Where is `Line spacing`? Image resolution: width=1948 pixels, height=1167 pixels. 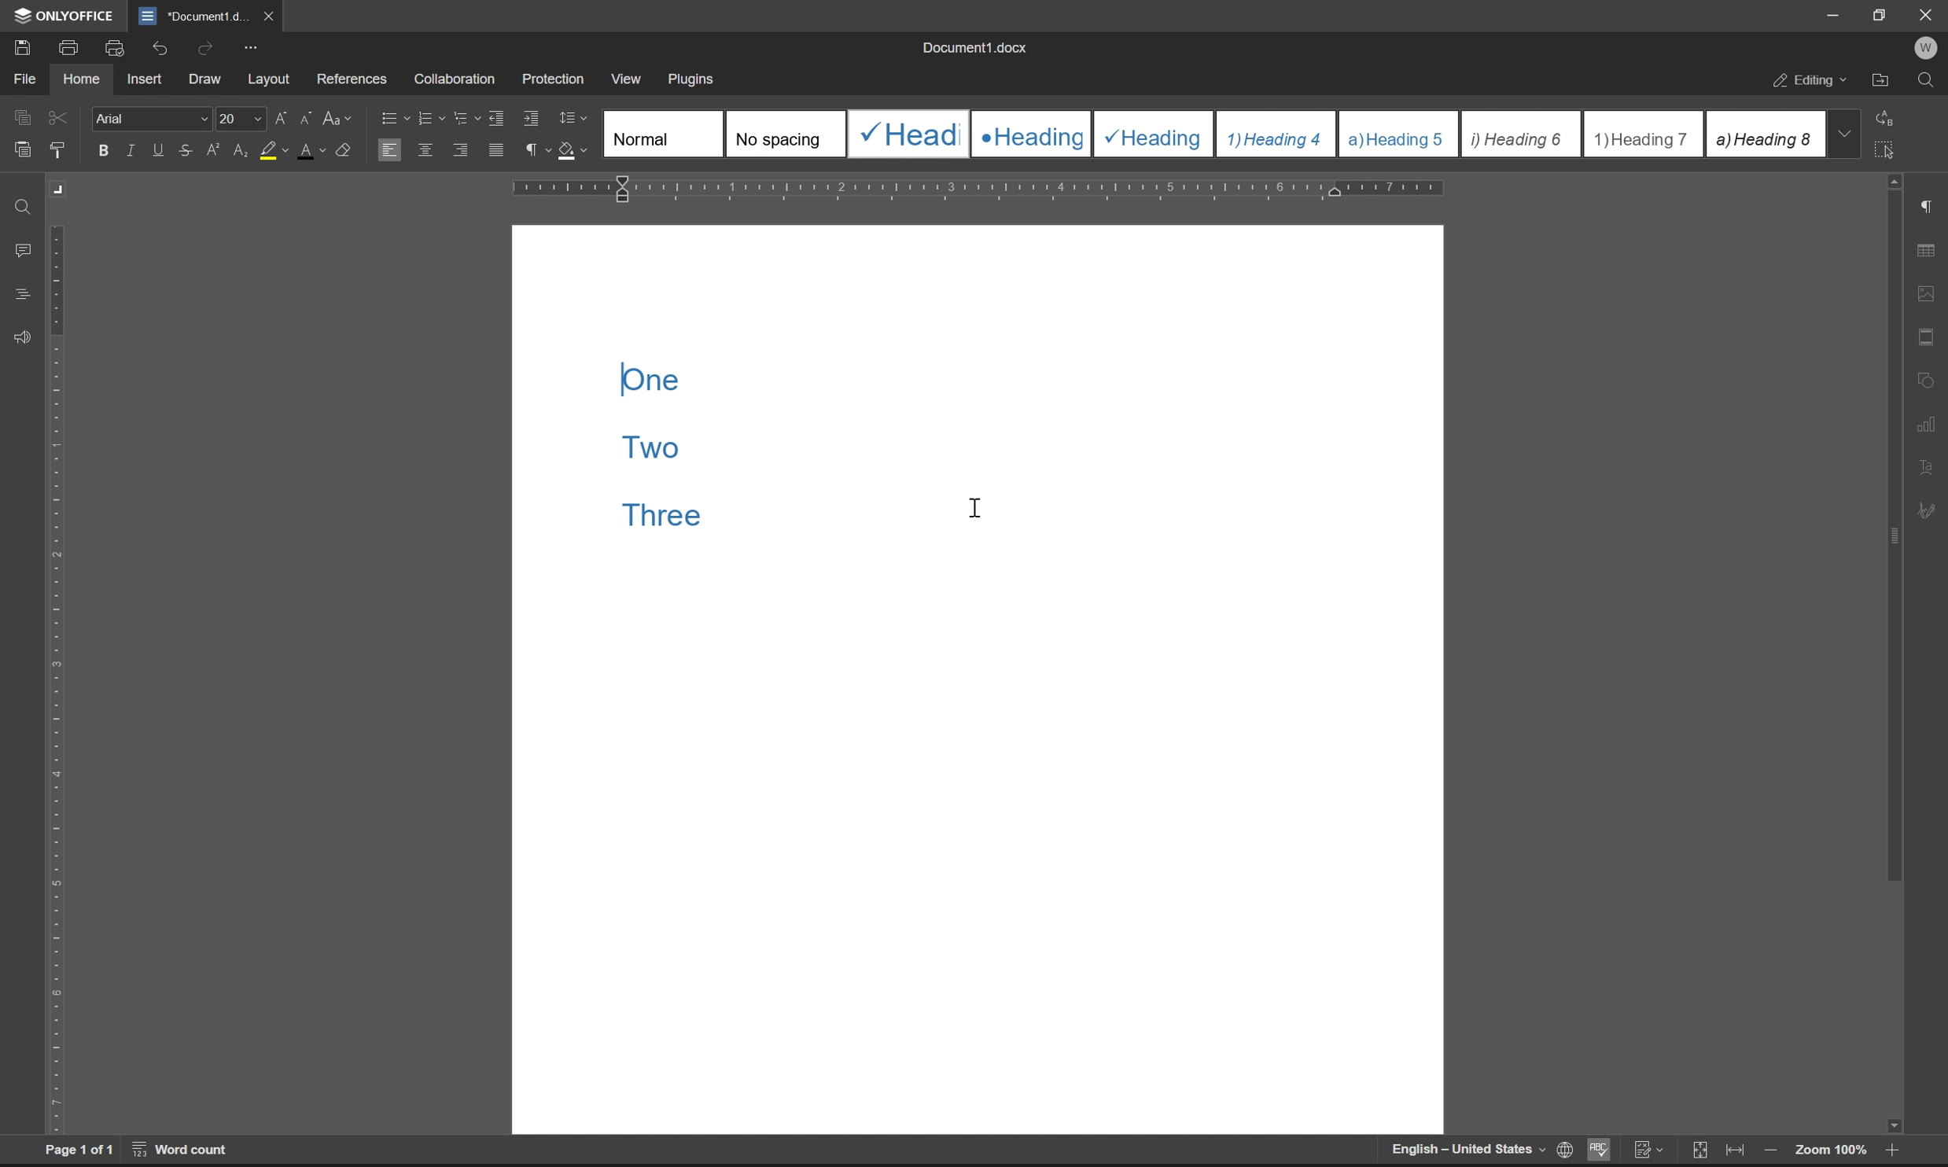
Line spacing is located at coordinates (580, 119).